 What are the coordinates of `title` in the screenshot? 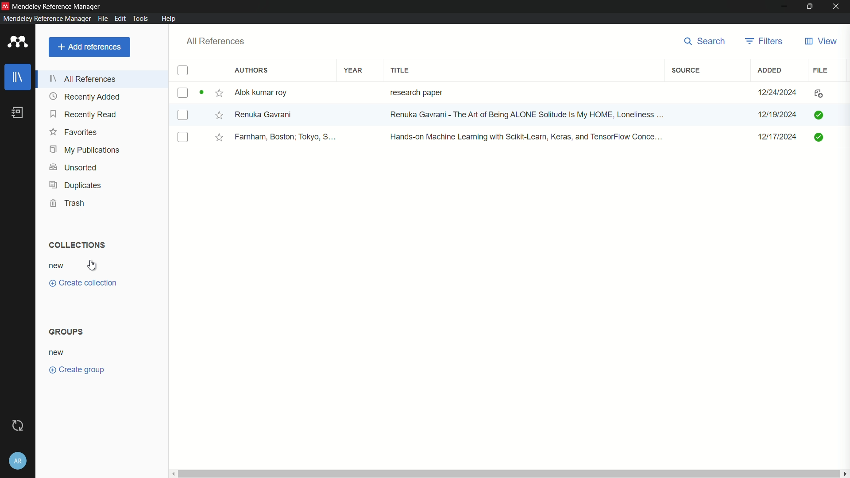 It's located at (401, 70).